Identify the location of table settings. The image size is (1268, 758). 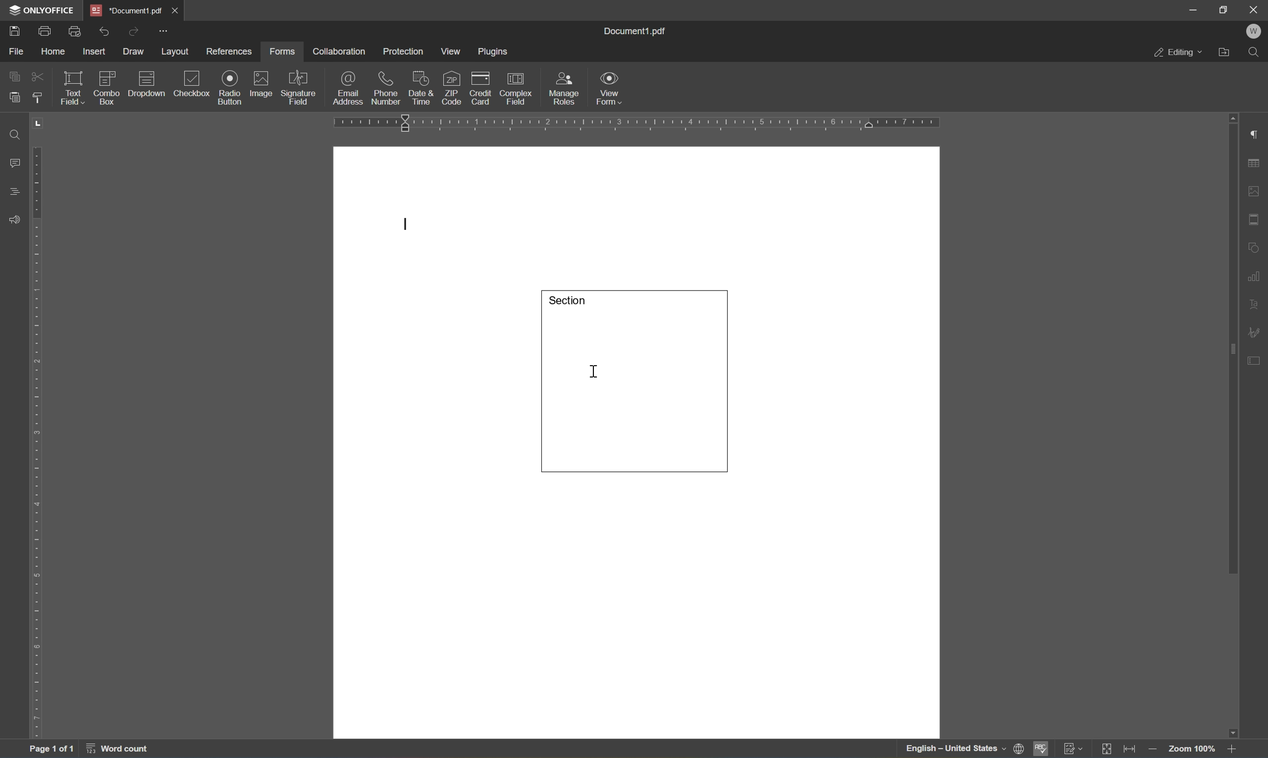
(1255, 165).